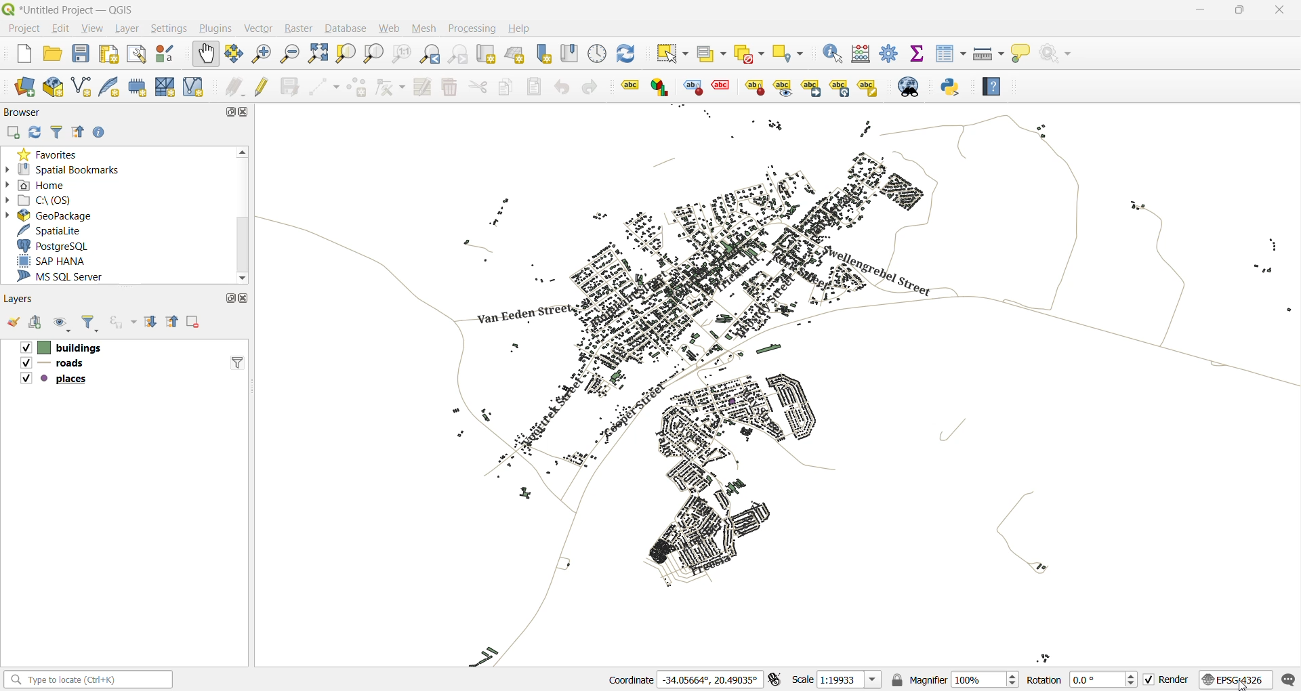  Describe the element at coordinates (64, 167) in the screenshot. I see `spatial bookmarks` at that location.